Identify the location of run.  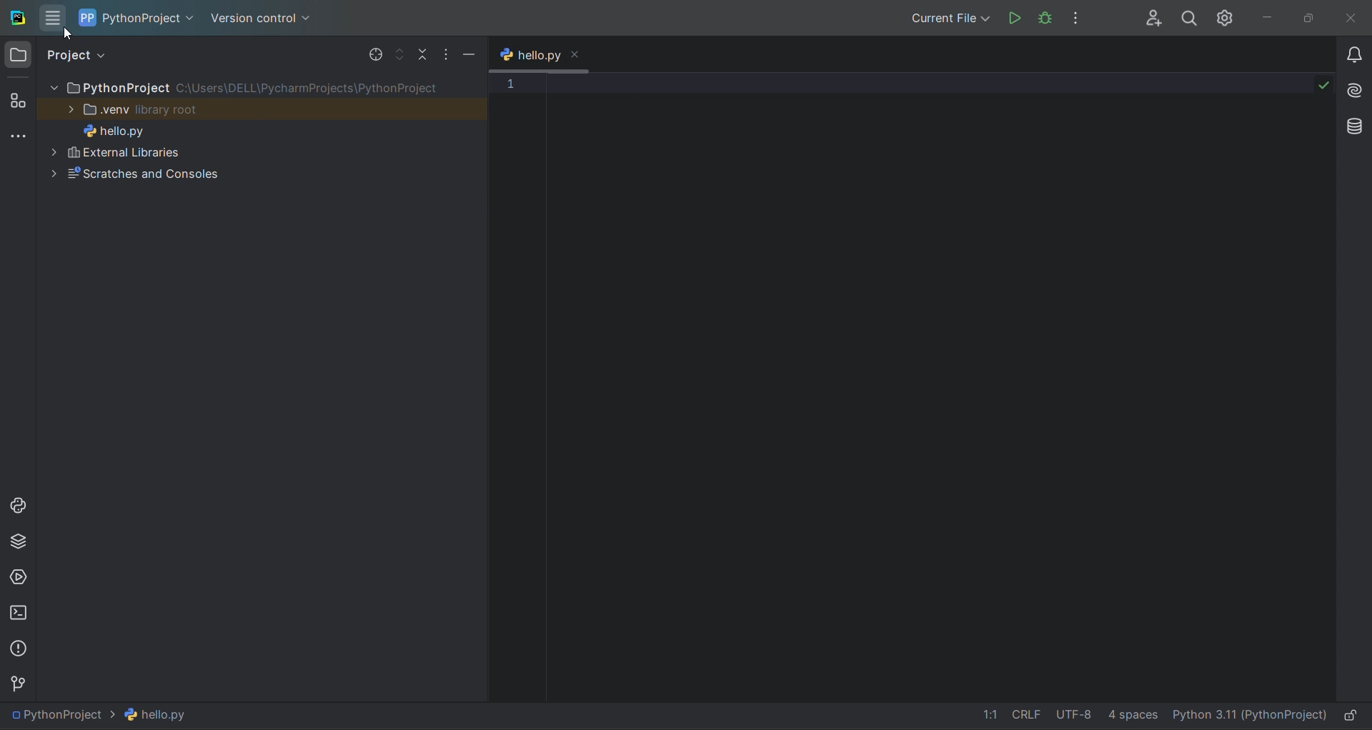
(1009, 19).